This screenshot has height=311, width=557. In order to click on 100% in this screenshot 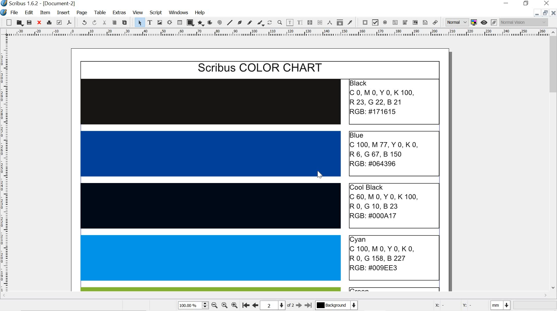, I will do `click(192, 305)`.